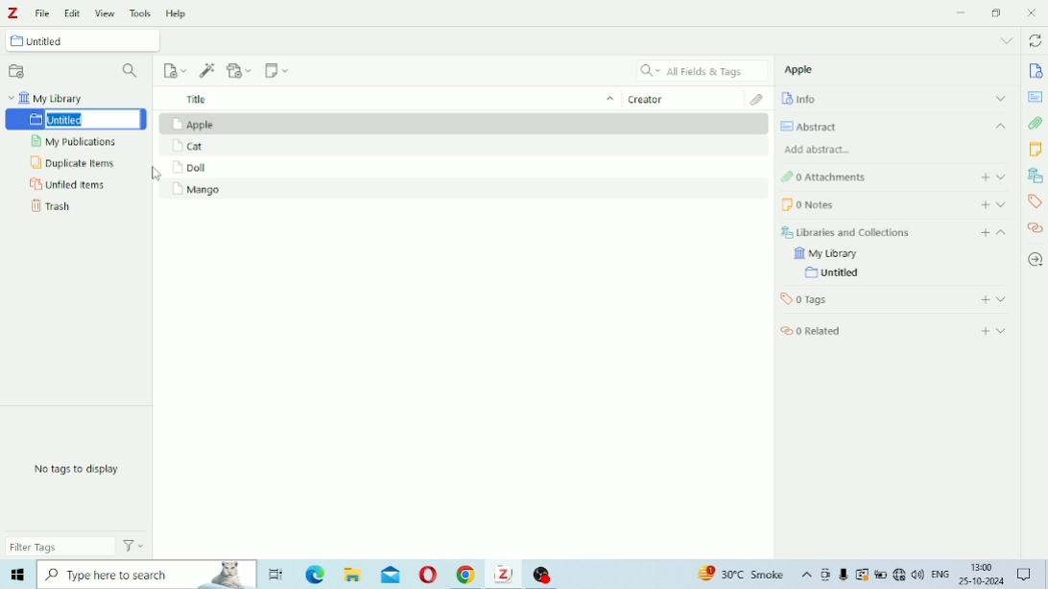 This screenshot has width=1048, height=589. What do you see at coordinates (1001, 299) in the screenshot?
I see `Expand section` at bounding box center [1001, 299].